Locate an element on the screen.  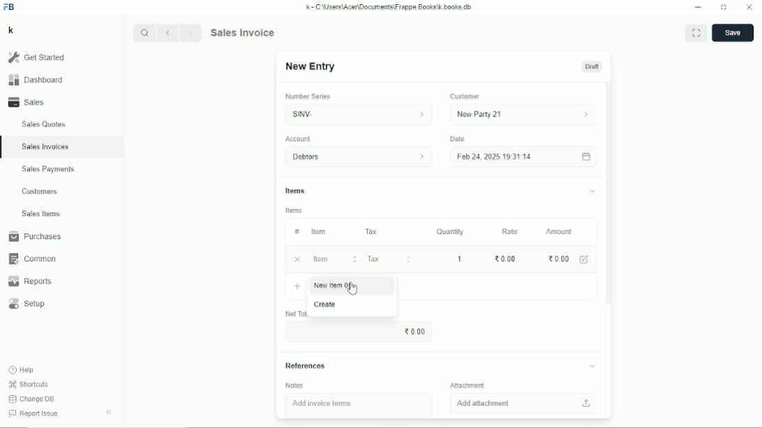
Items is located at coordinates (294, 211).